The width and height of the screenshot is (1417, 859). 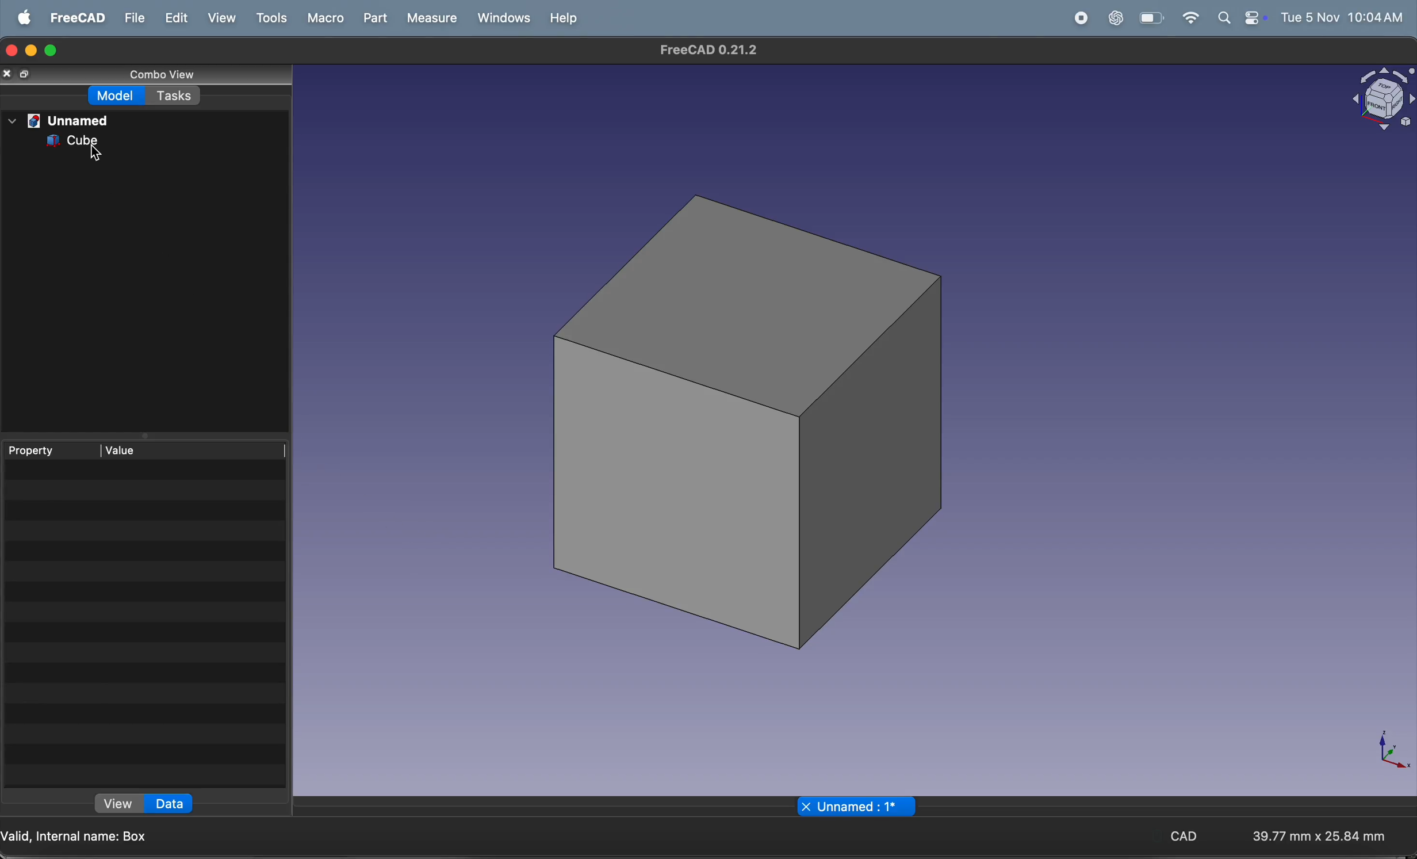 What do you see at coordinates (150, 72) in the screenshot?
I see `combo` at bounding box center [150, 72].